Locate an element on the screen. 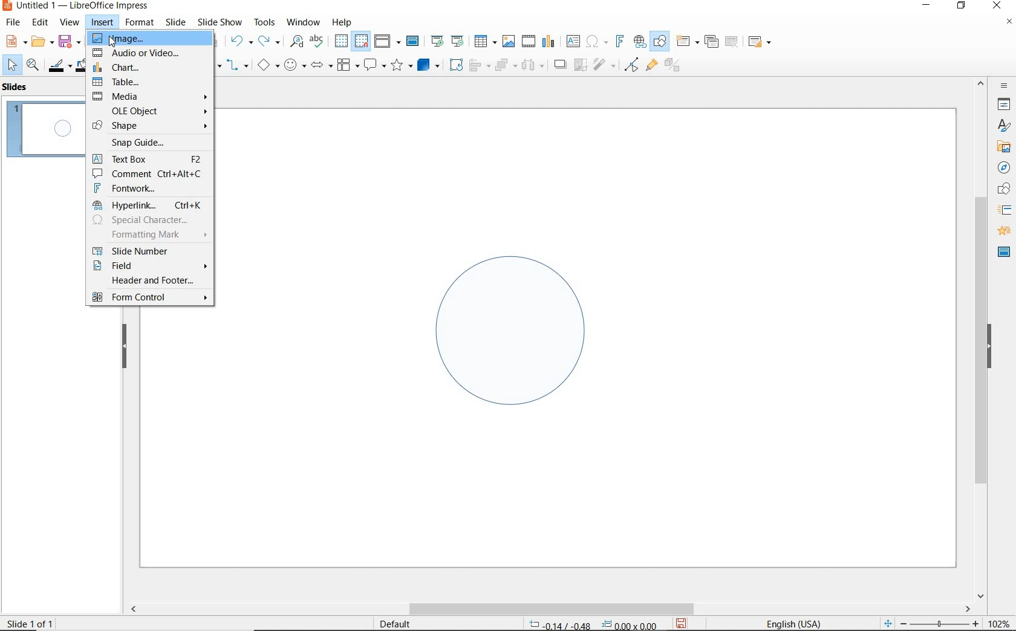  FONTWORK is located at coordinates (149, 189).